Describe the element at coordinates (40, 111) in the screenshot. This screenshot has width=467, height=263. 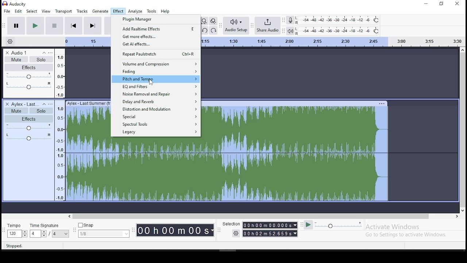
I see `solo` at that location.